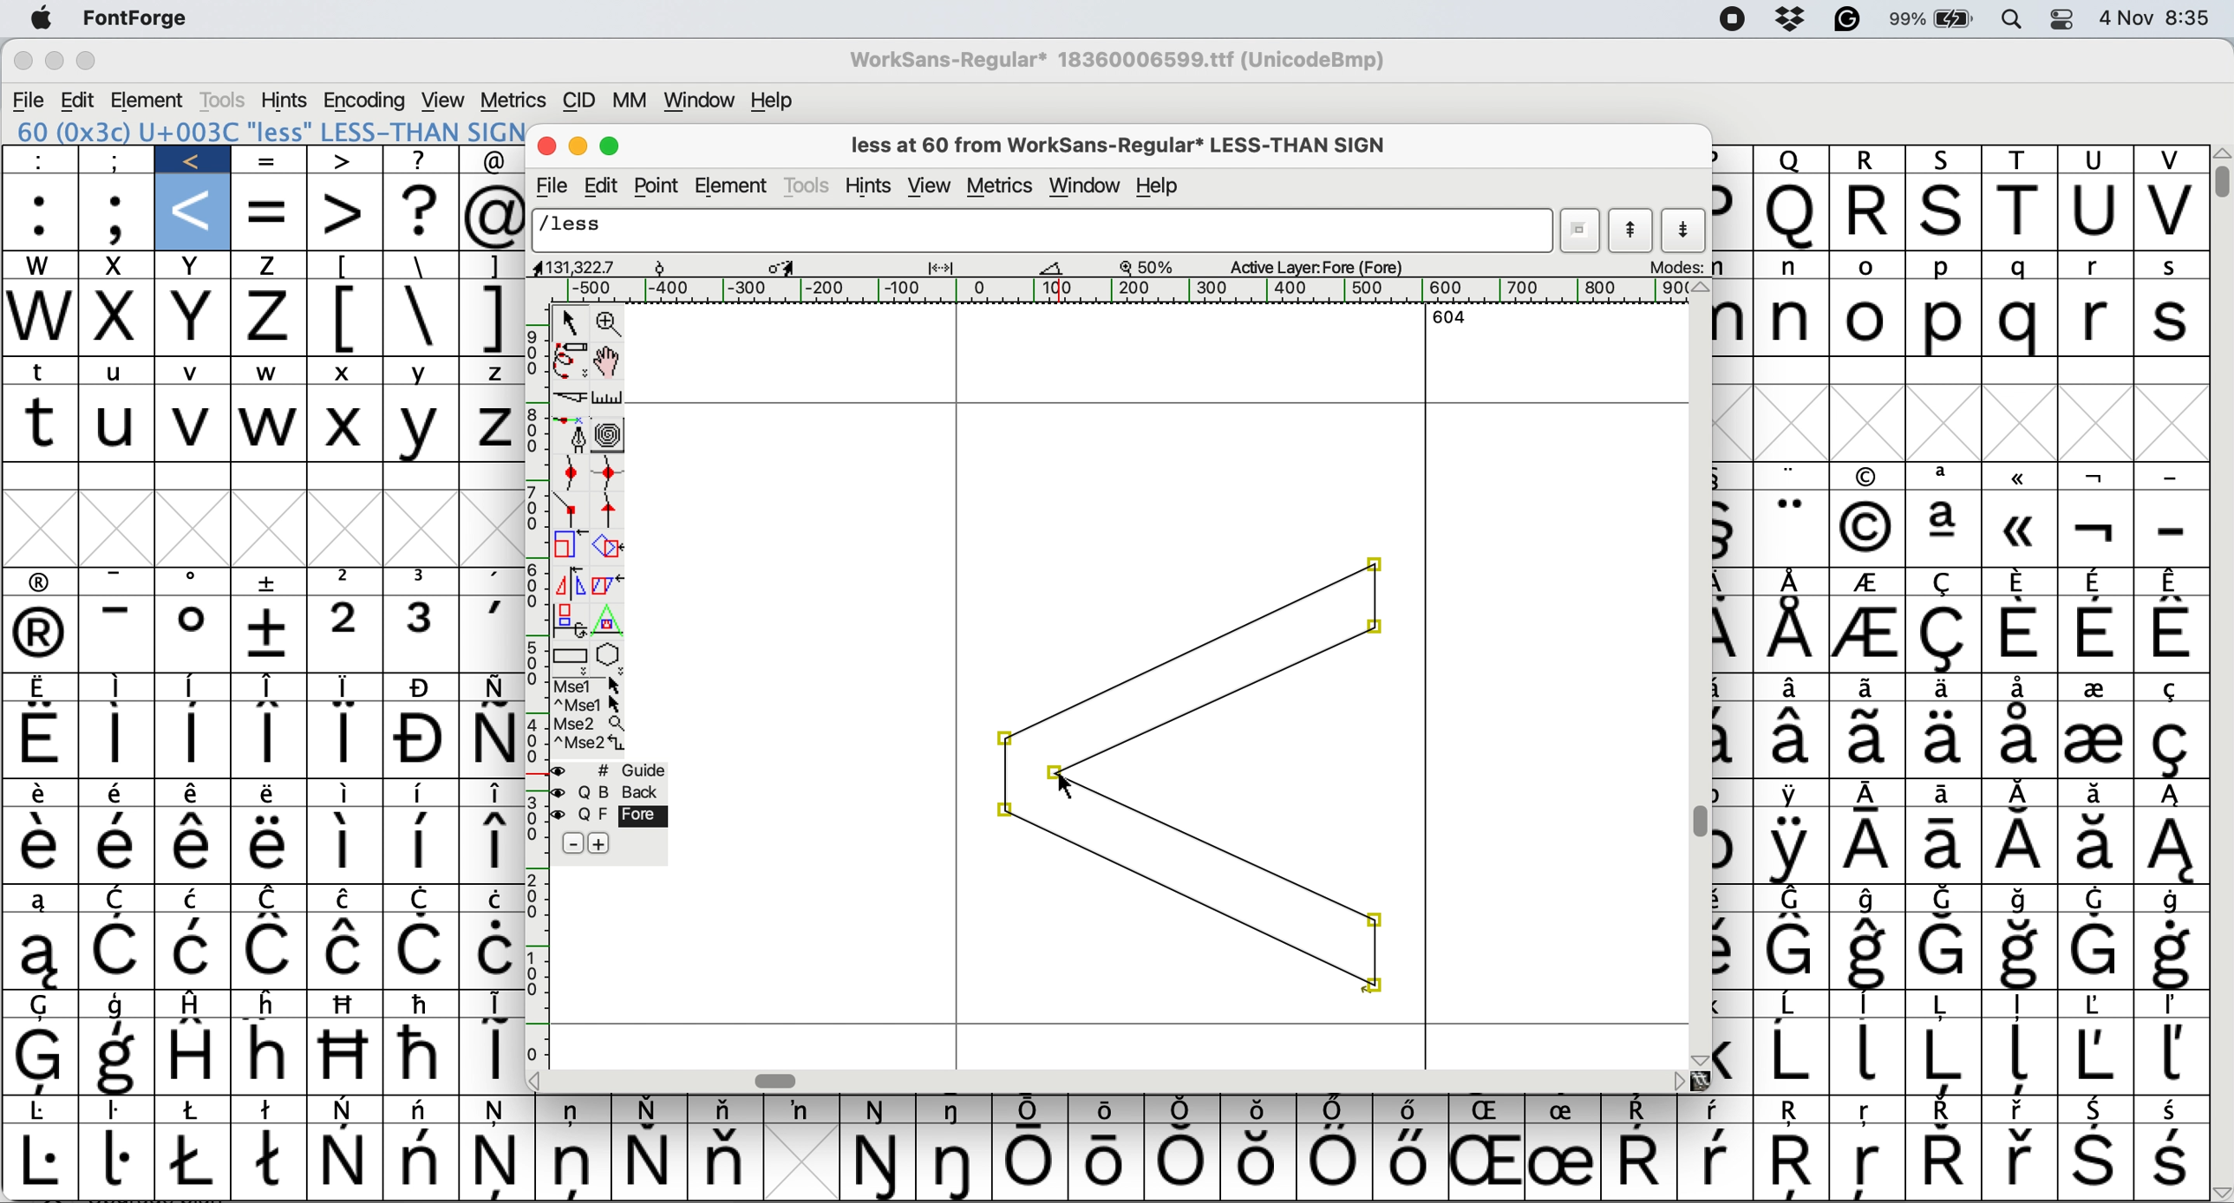  What do you see at coordinates (344, 1055) in the screenshot?
I see `Symbol` at bounding box center [344, 1055].